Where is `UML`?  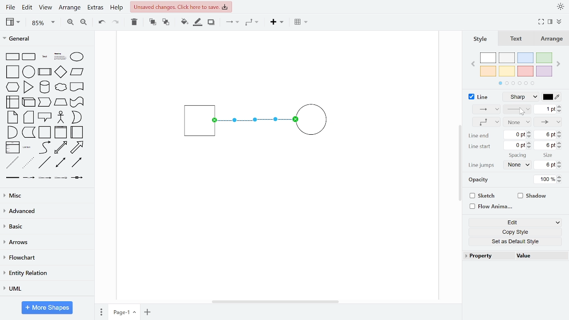
UML is located at coordinates (45, 289).